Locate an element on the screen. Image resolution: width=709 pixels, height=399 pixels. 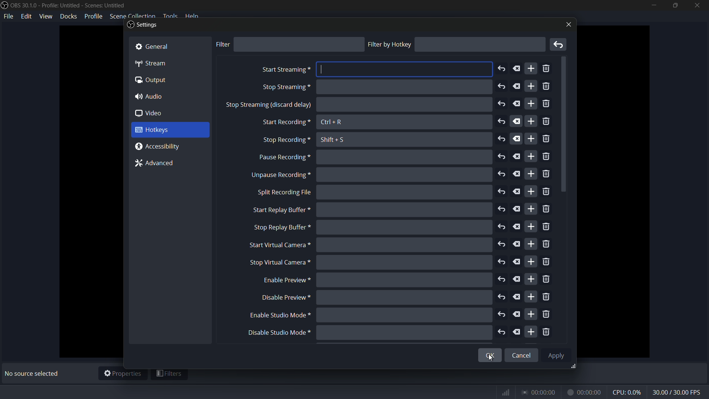
undo is located at coordinates (502, 280).